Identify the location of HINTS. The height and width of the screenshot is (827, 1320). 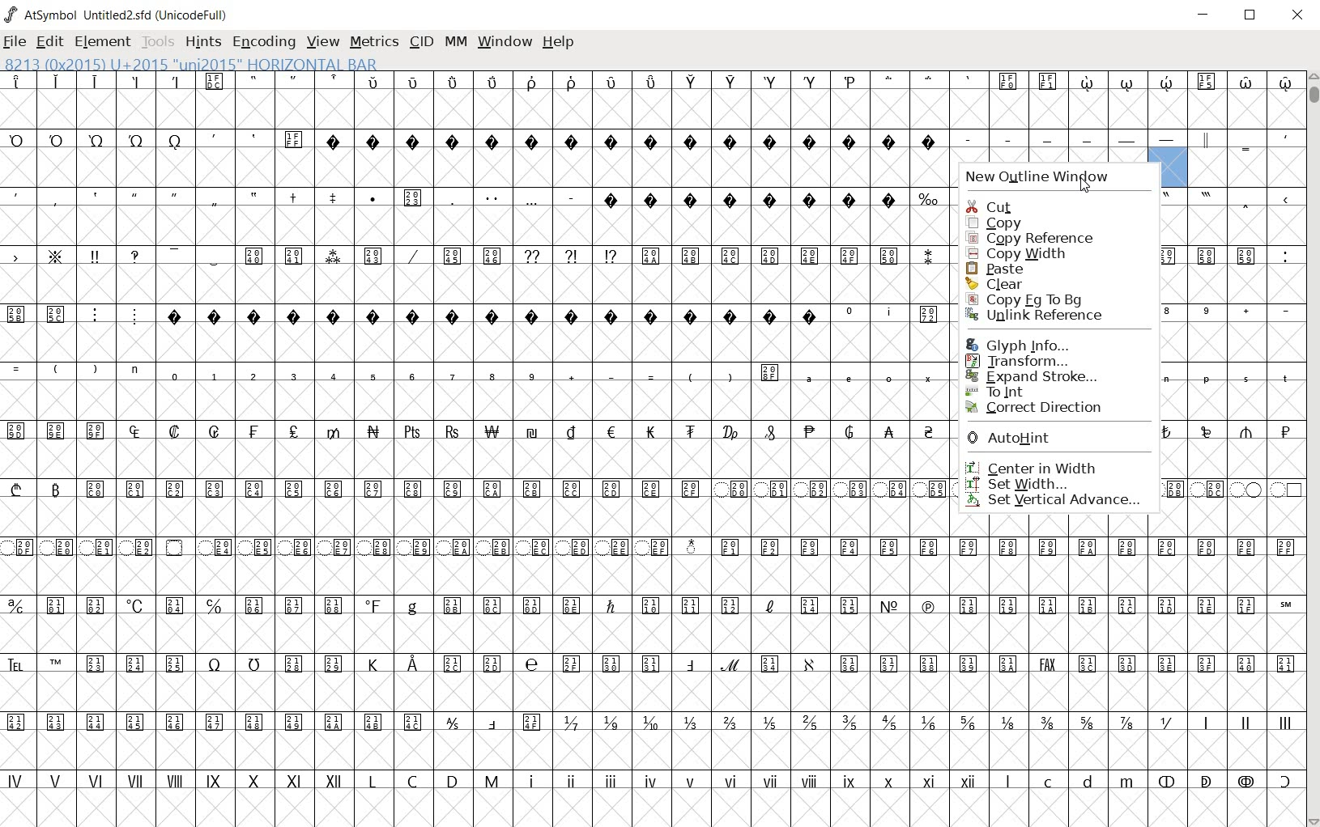
(205, 42).